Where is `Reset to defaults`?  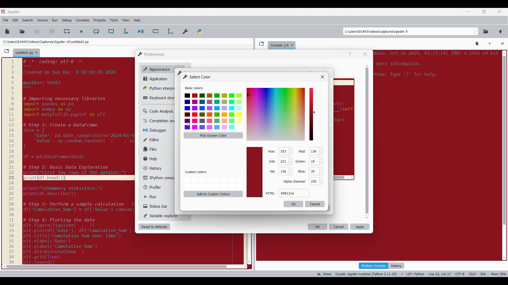 Reset to defaults is located at coordinates (154, 227).